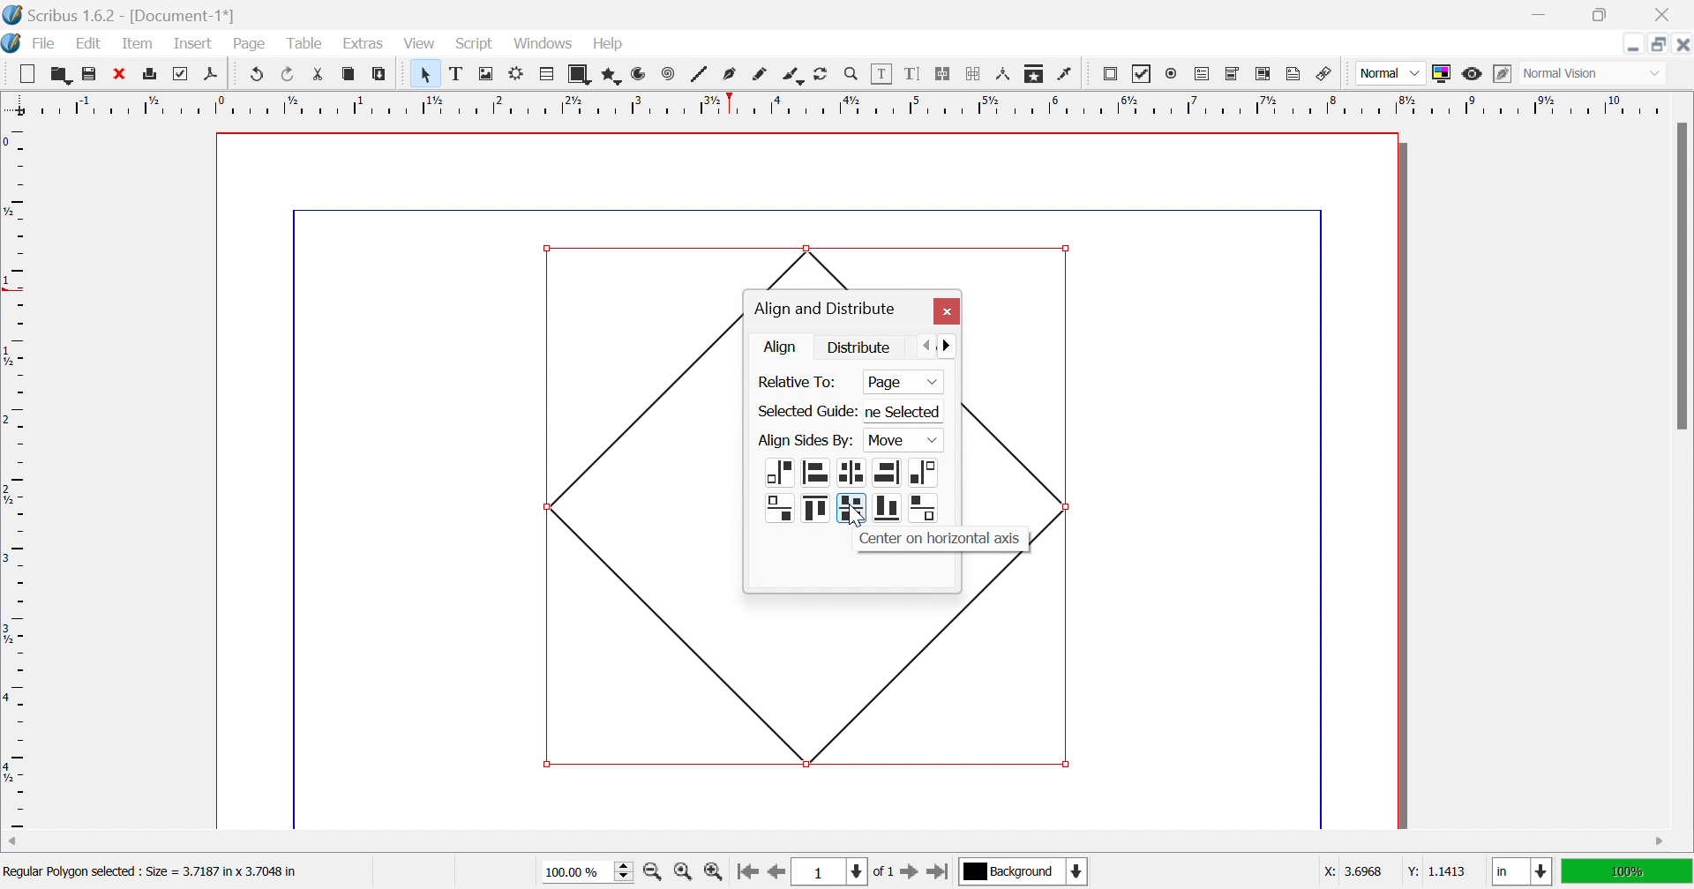 The image size is (1694, 889). What do you see at coordinates (1681, 275) in the screenshot?
I see `Scroll bar` at bounding box center [1681, 275].